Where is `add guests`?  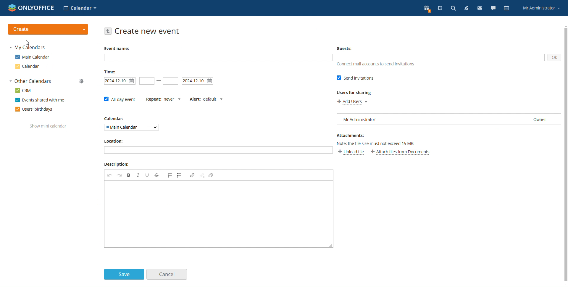
add guests is located at coordinates (441, 58).